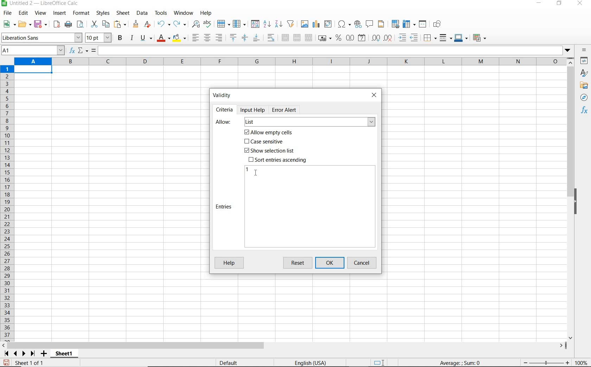  I want to click on delete decimal place, so click(388, 38).